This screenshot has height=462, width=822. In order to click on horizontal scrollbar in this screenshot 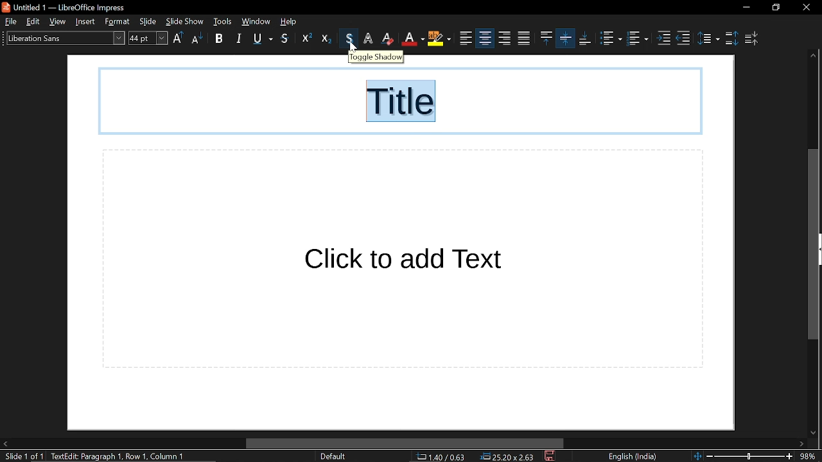, I will do `click(405, 444)`.